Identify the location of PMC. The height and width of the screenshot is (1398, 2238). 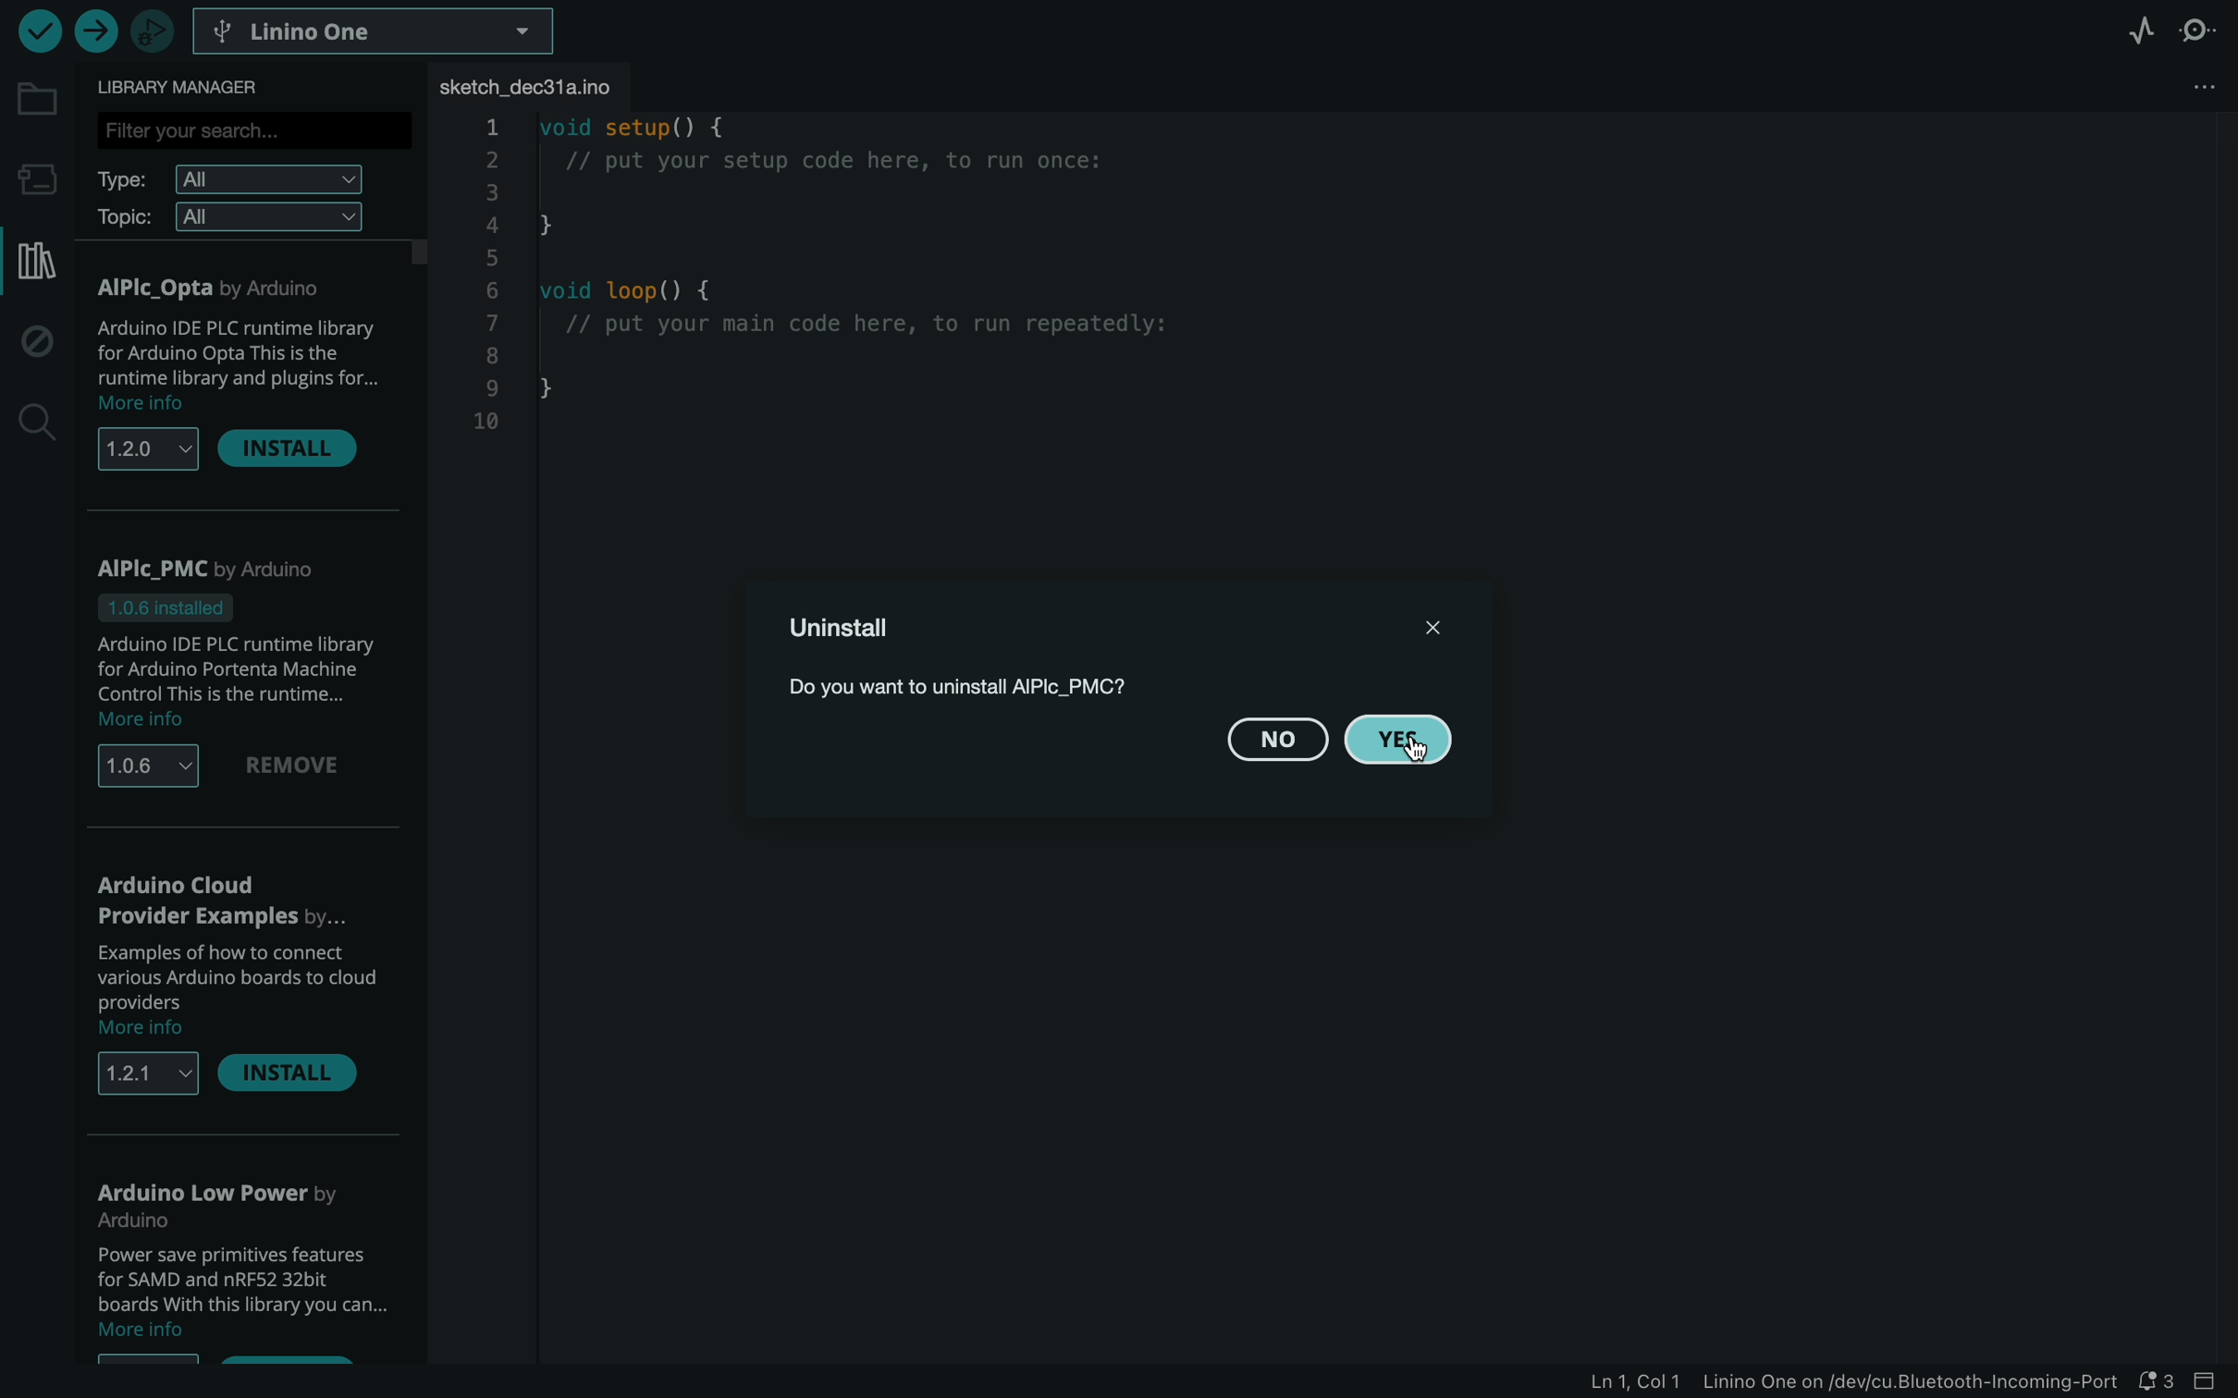
(245, 585).